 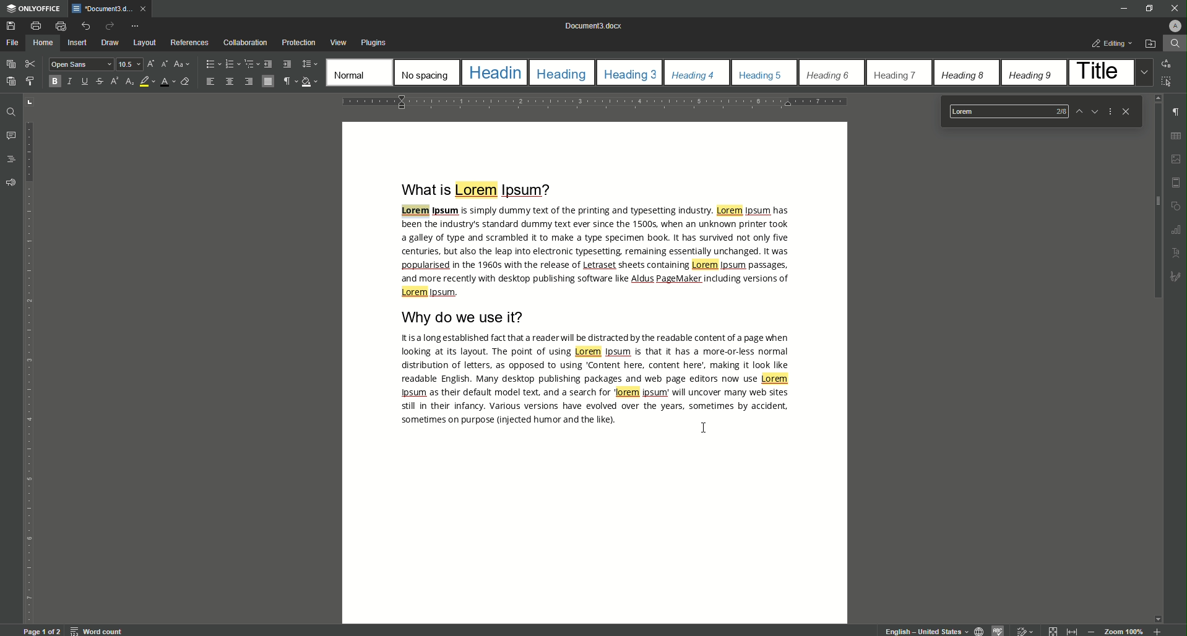 I want to click on Superscript, so click(x=114, y=84).